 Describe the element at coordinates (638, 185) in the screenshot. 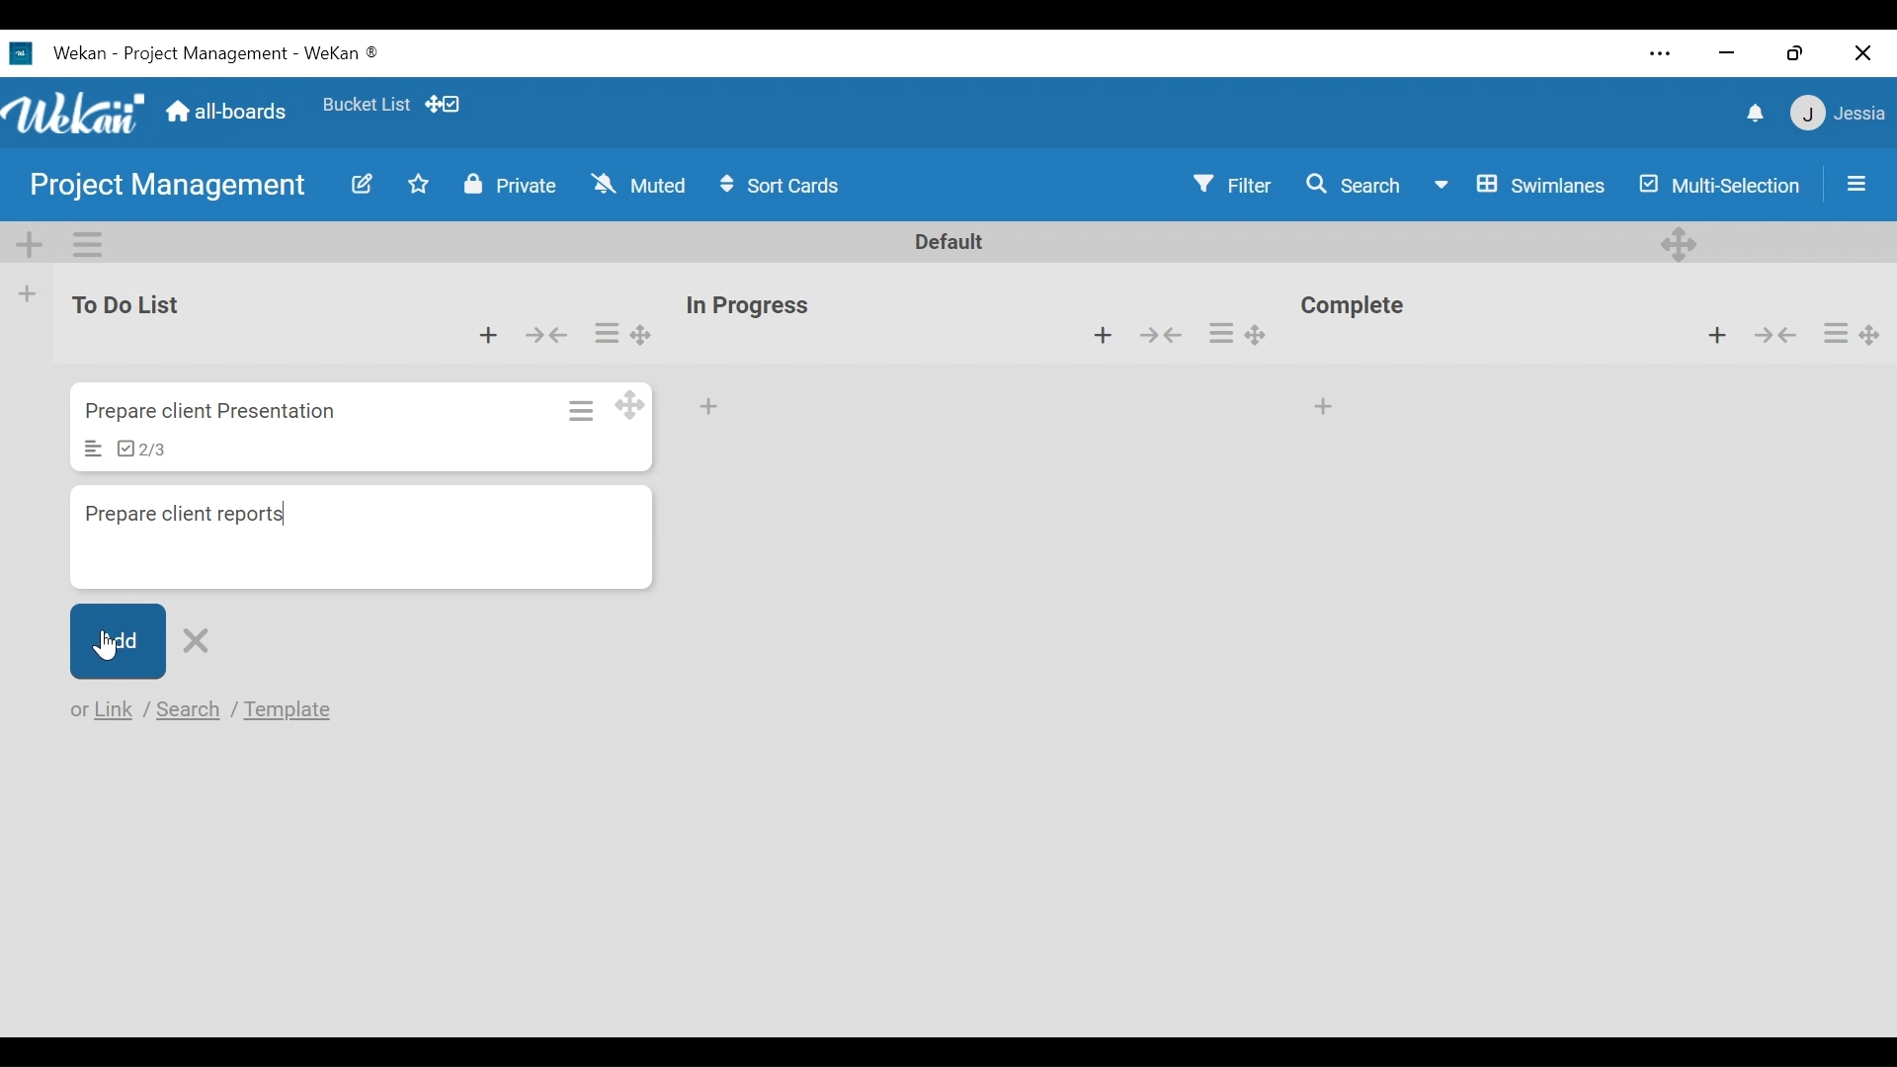

I see `Muted` at that location.